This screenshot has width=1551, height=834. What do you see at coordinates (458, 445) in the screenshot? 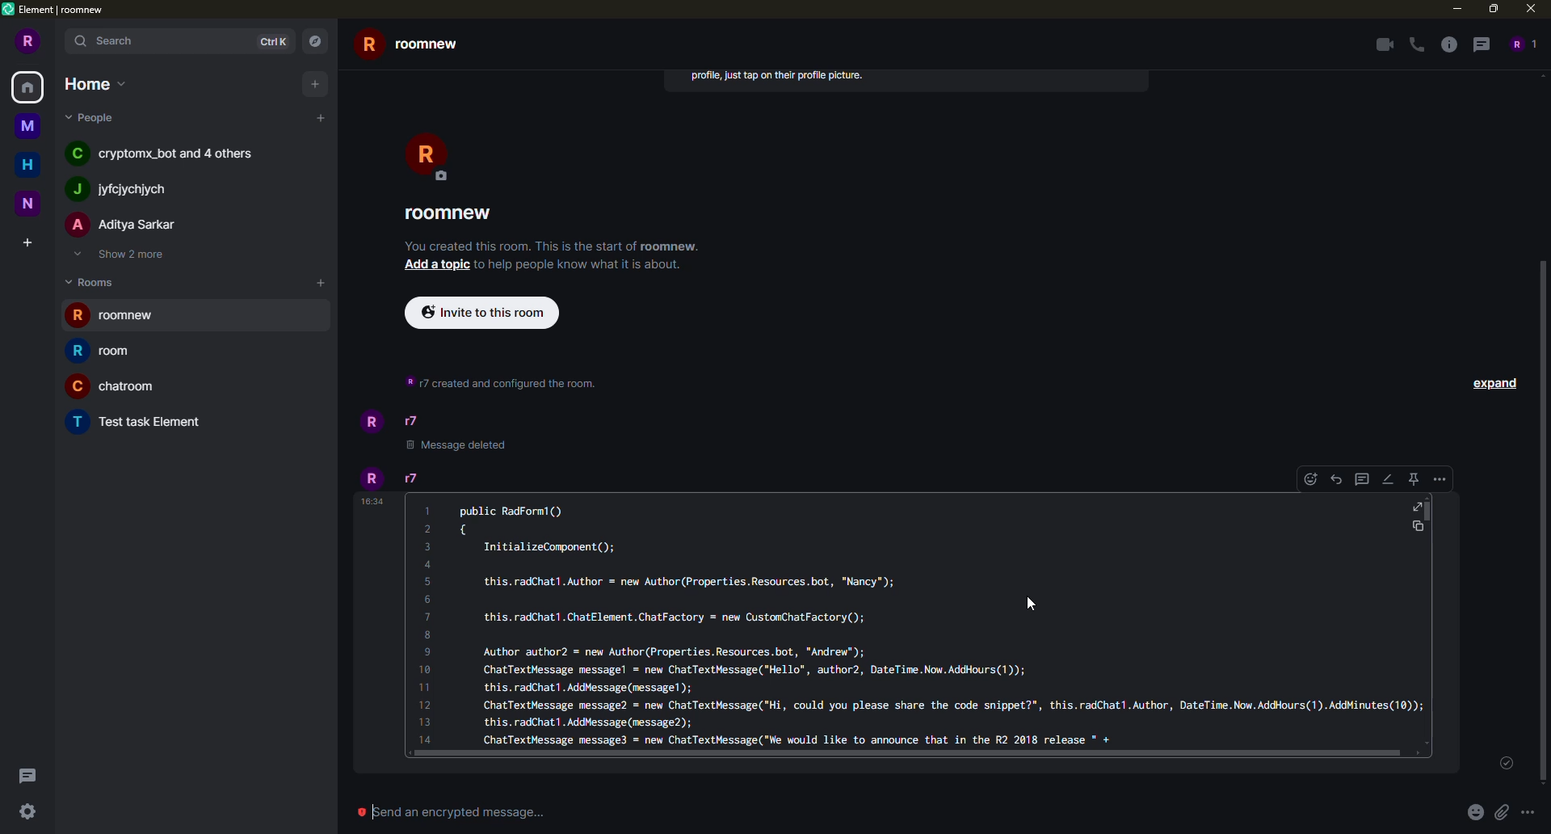
I see `message deleted` at bounding box center [458, 445].